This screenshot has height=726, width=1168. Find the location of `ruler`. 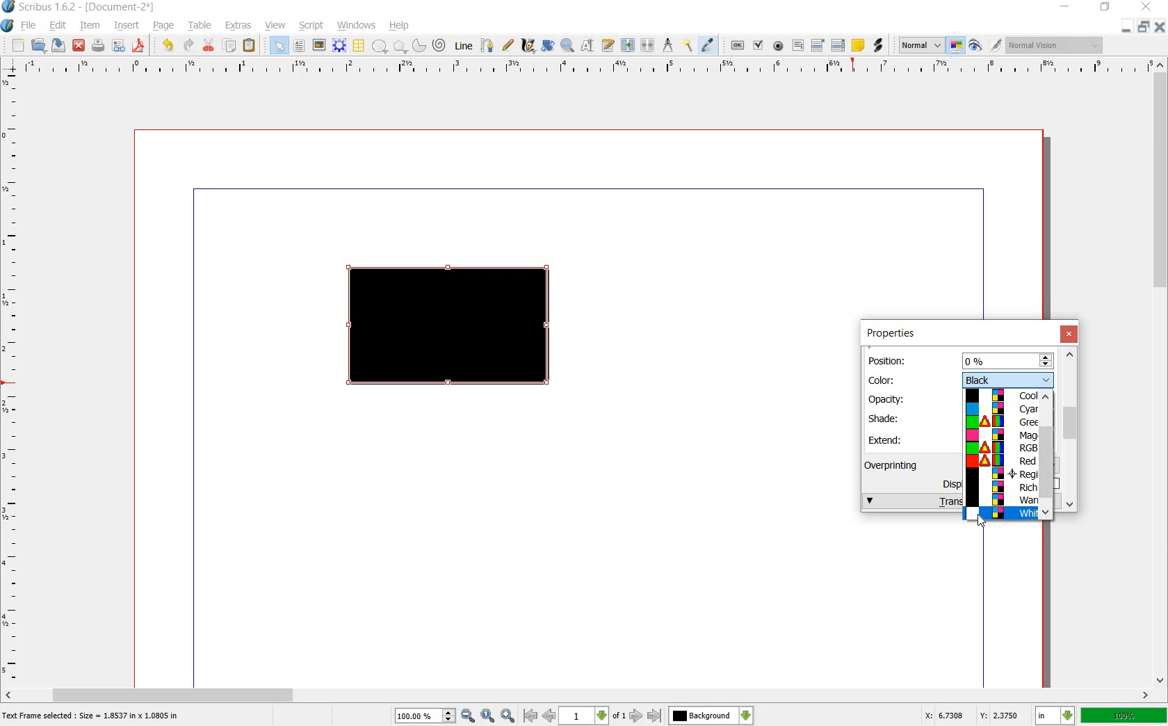

ruler is located at coordinates (12, 378).